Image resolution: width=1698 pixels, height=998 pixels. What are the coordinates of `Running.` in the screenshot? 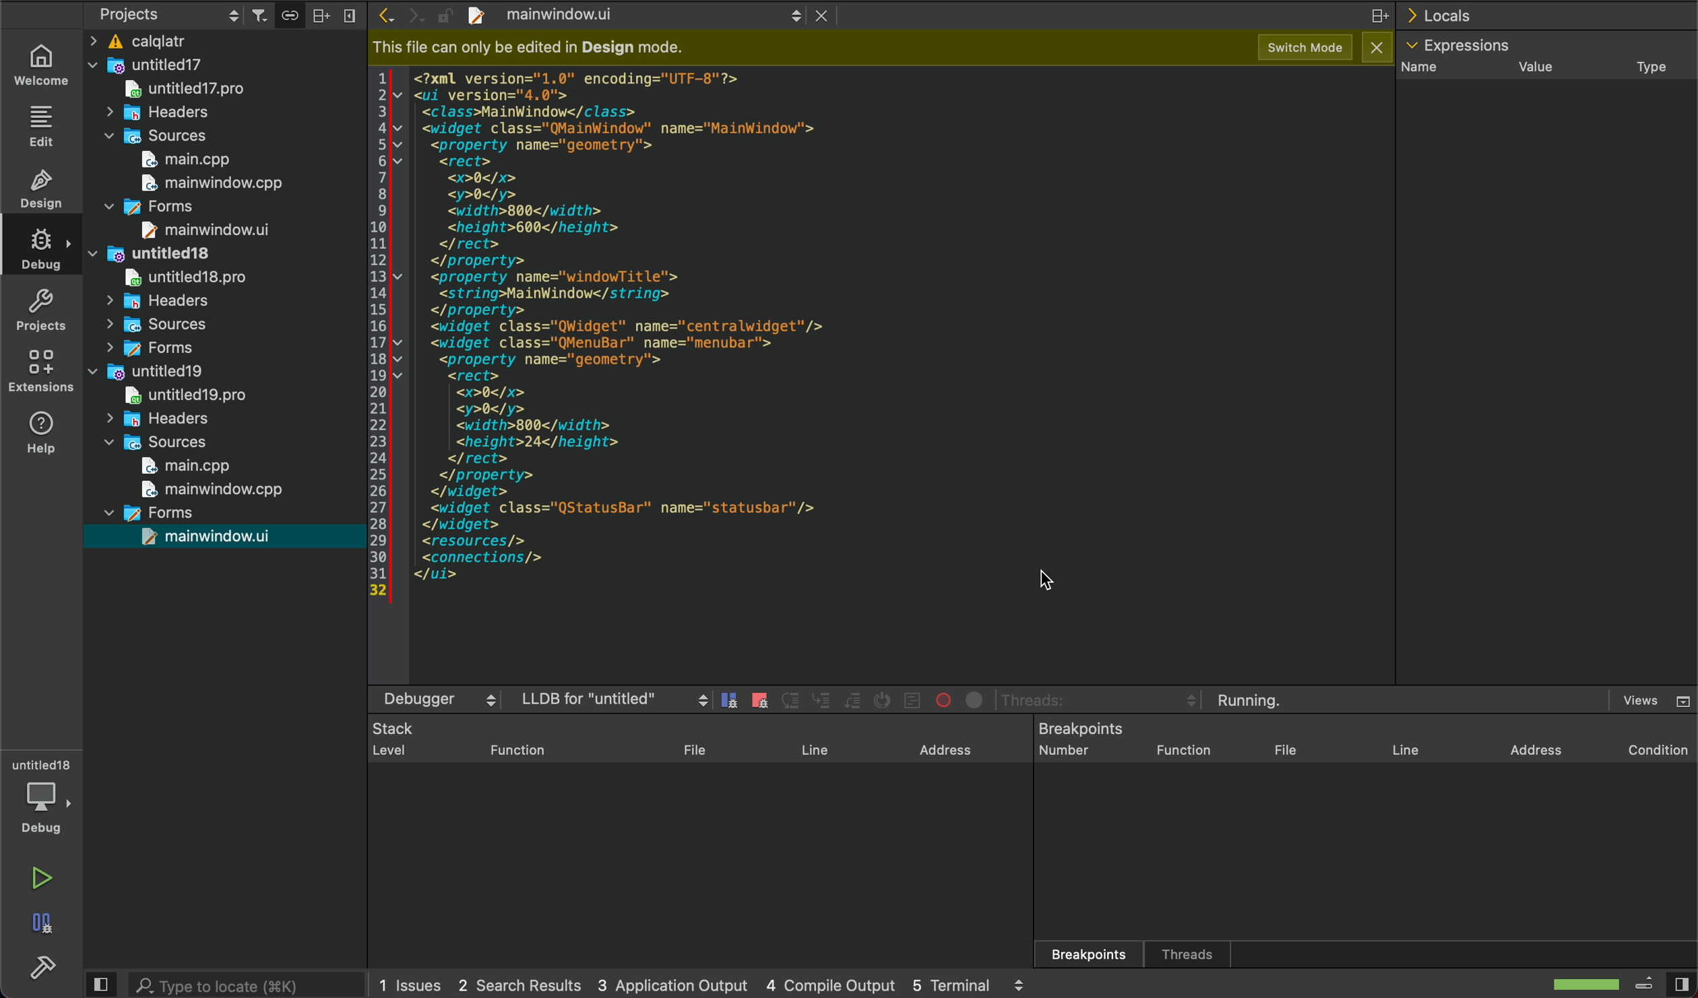 It's located at (1253, 695).